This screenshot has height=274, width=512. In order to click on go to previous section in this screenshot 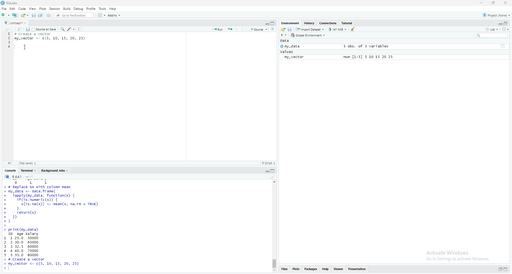, I will do `click(236, 29)`.